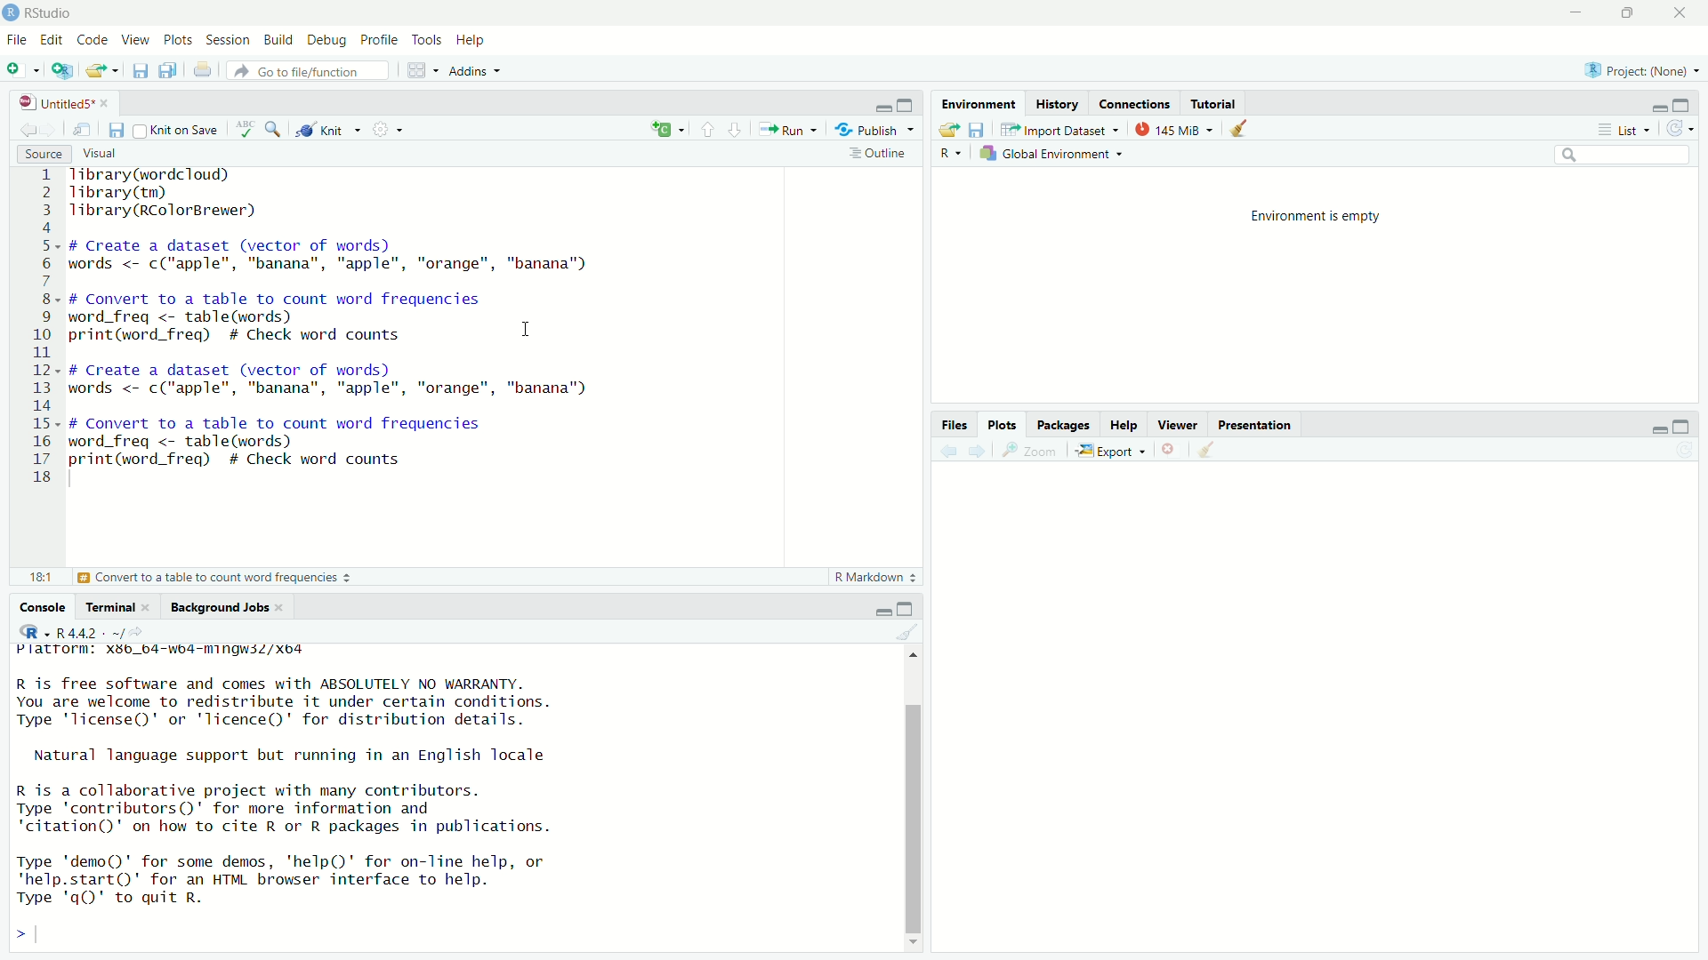 This screenshot has width=1708, height=960. I want to click on Go to the next section/chunk, so click(737, 130).